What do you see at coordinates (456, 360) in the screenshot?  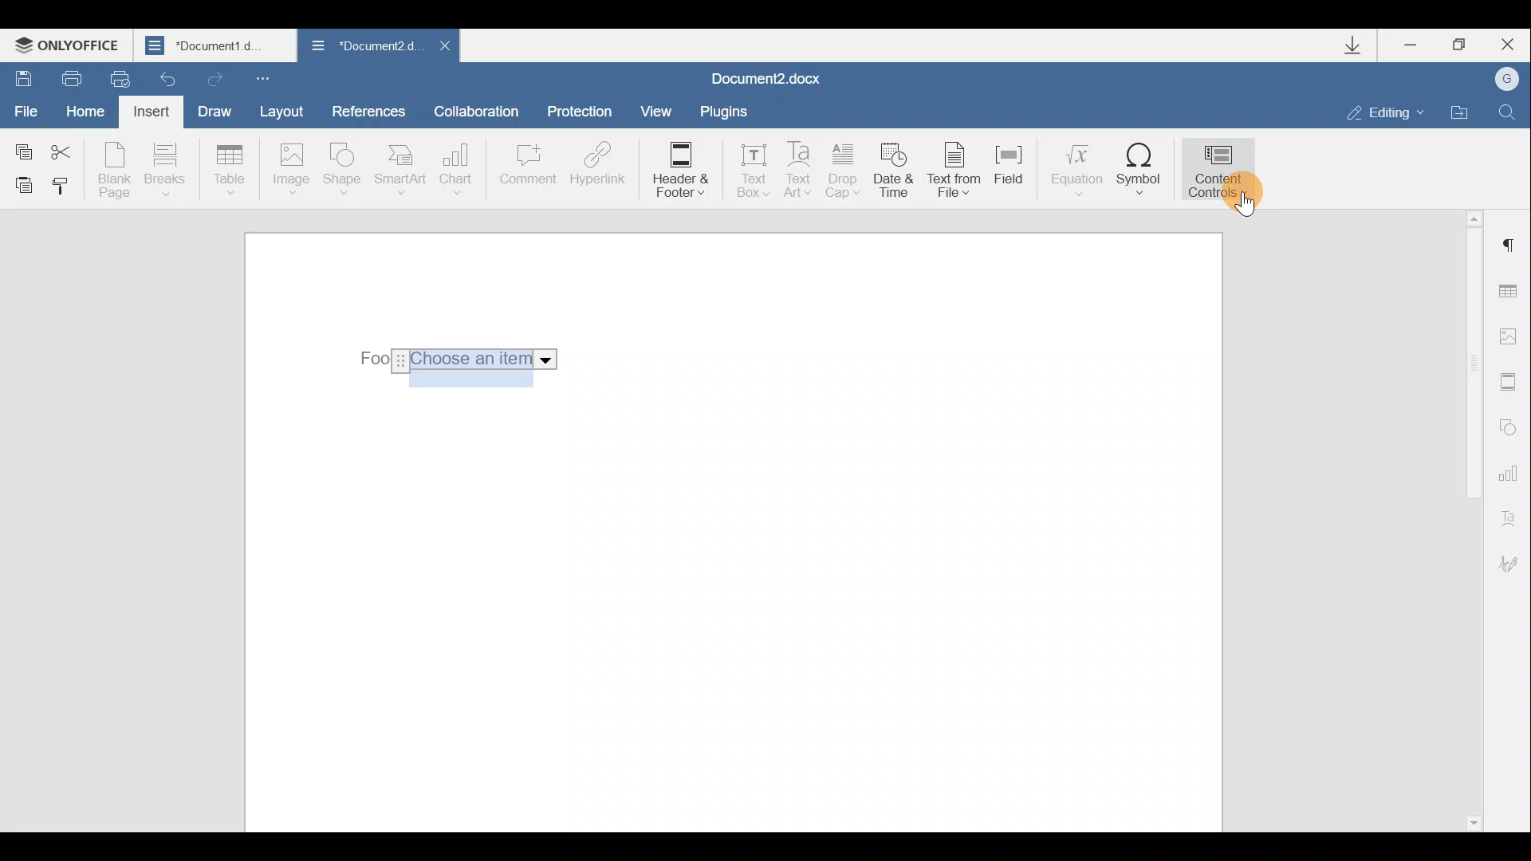 I see `Drop-down` at bounding box center [456, 360].